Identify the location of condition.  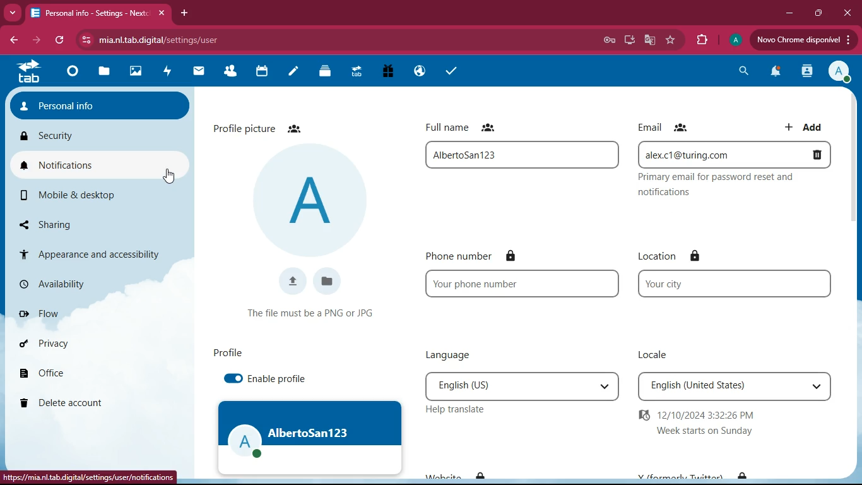
(315, 313).